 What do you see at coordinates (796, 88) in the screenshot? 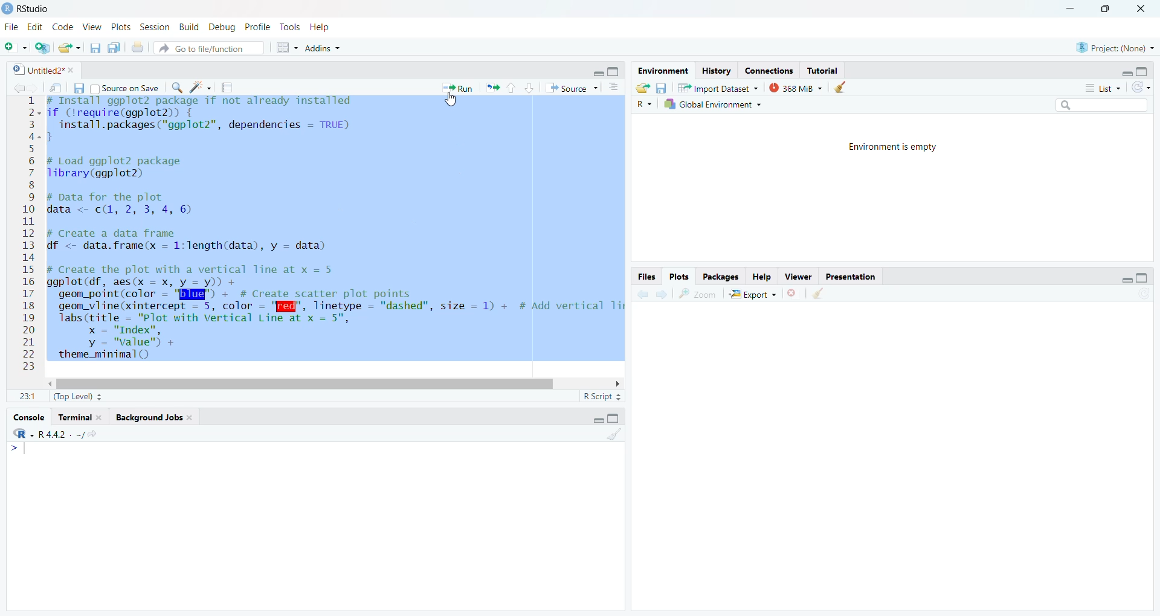
I see `368 MiB ~` at bounding box center [796, 88].